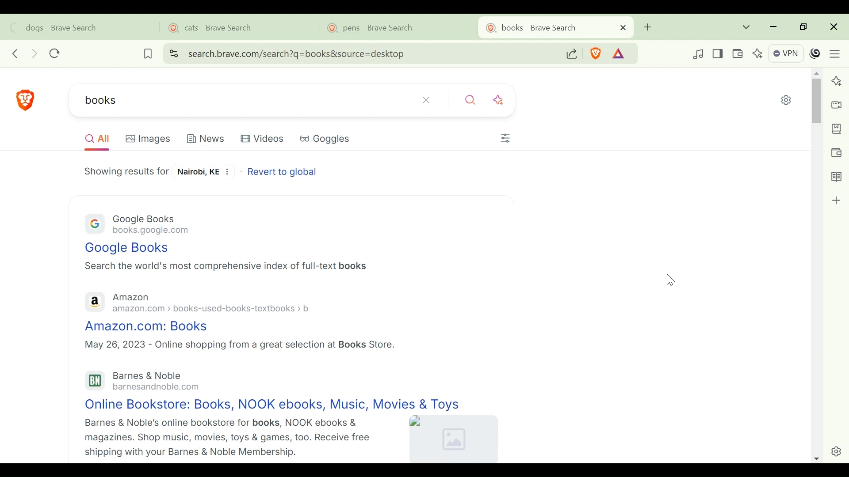  I want to click on dogs - Brave Search, so click(79, 28).